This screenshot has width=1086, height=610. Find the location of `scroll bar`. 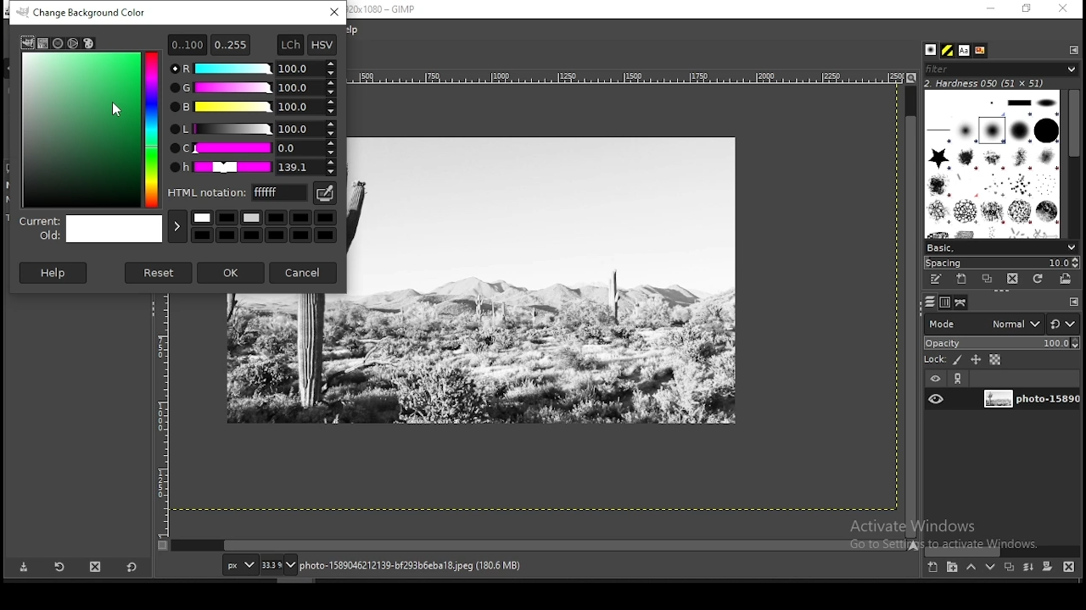

scroll bar is located at coordinates (911, 310).